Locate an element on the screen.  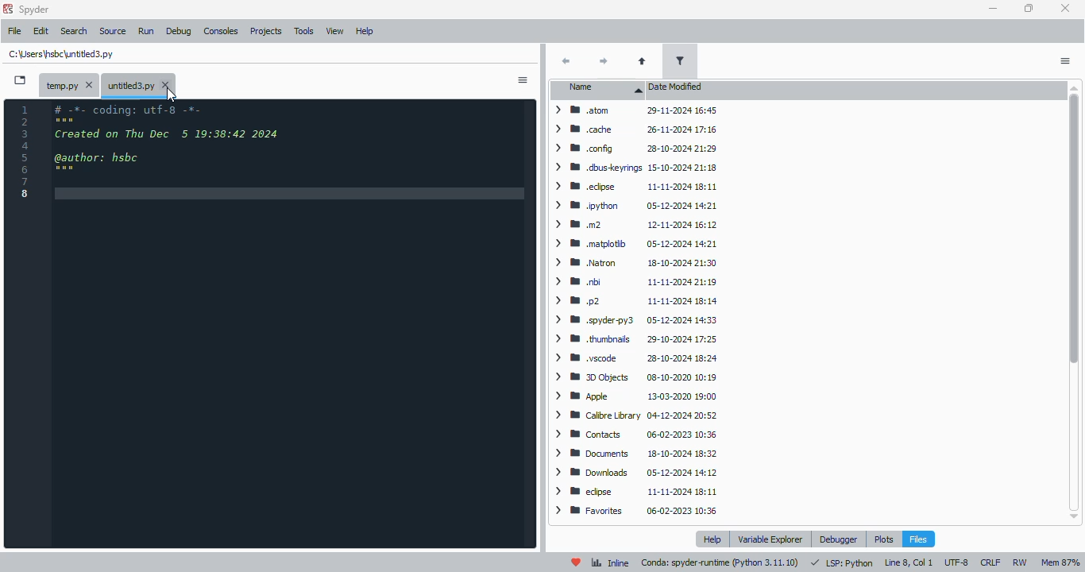
> BB .dbuskevrings 15-10-2024 21:18 is located at coordinates (633, 166).